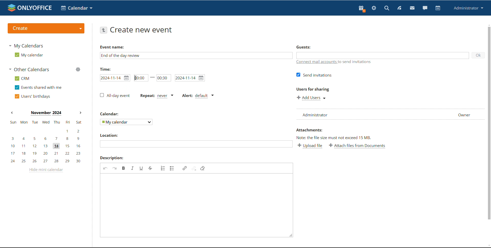 The height and width of the screenshot is (248, 491). Describe the element at coordinates (45, 131) in the screenshot. I see `1, 2` at that location.